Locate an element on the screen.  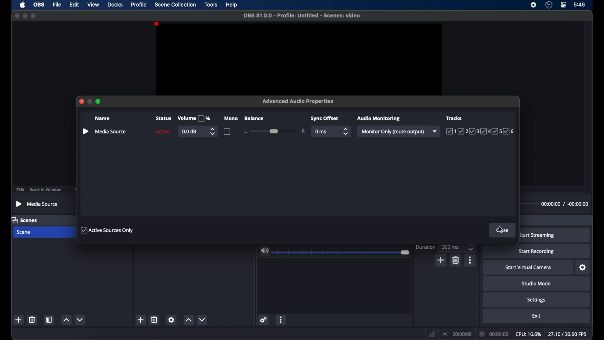
volume is located at coordinates (194, 118).